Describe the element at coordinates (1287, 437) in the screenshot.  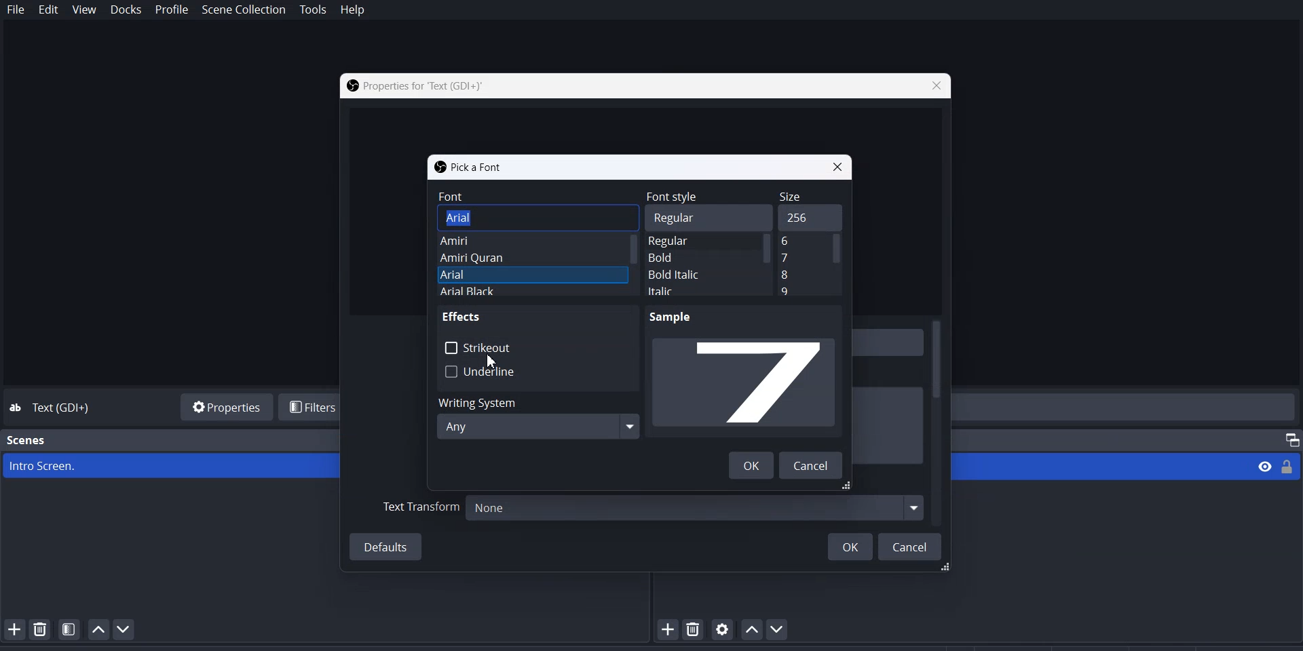
I see `Maximize` at that location.